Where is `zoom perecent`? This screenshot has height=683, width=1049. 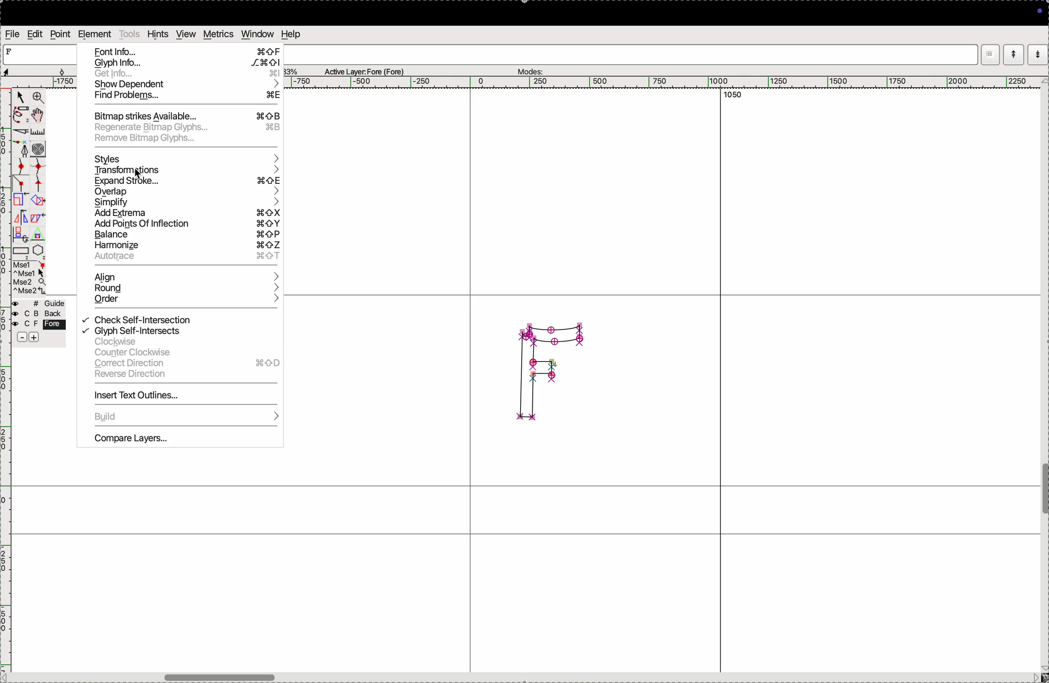 zoom perecent is located at coordinates (291, 70).